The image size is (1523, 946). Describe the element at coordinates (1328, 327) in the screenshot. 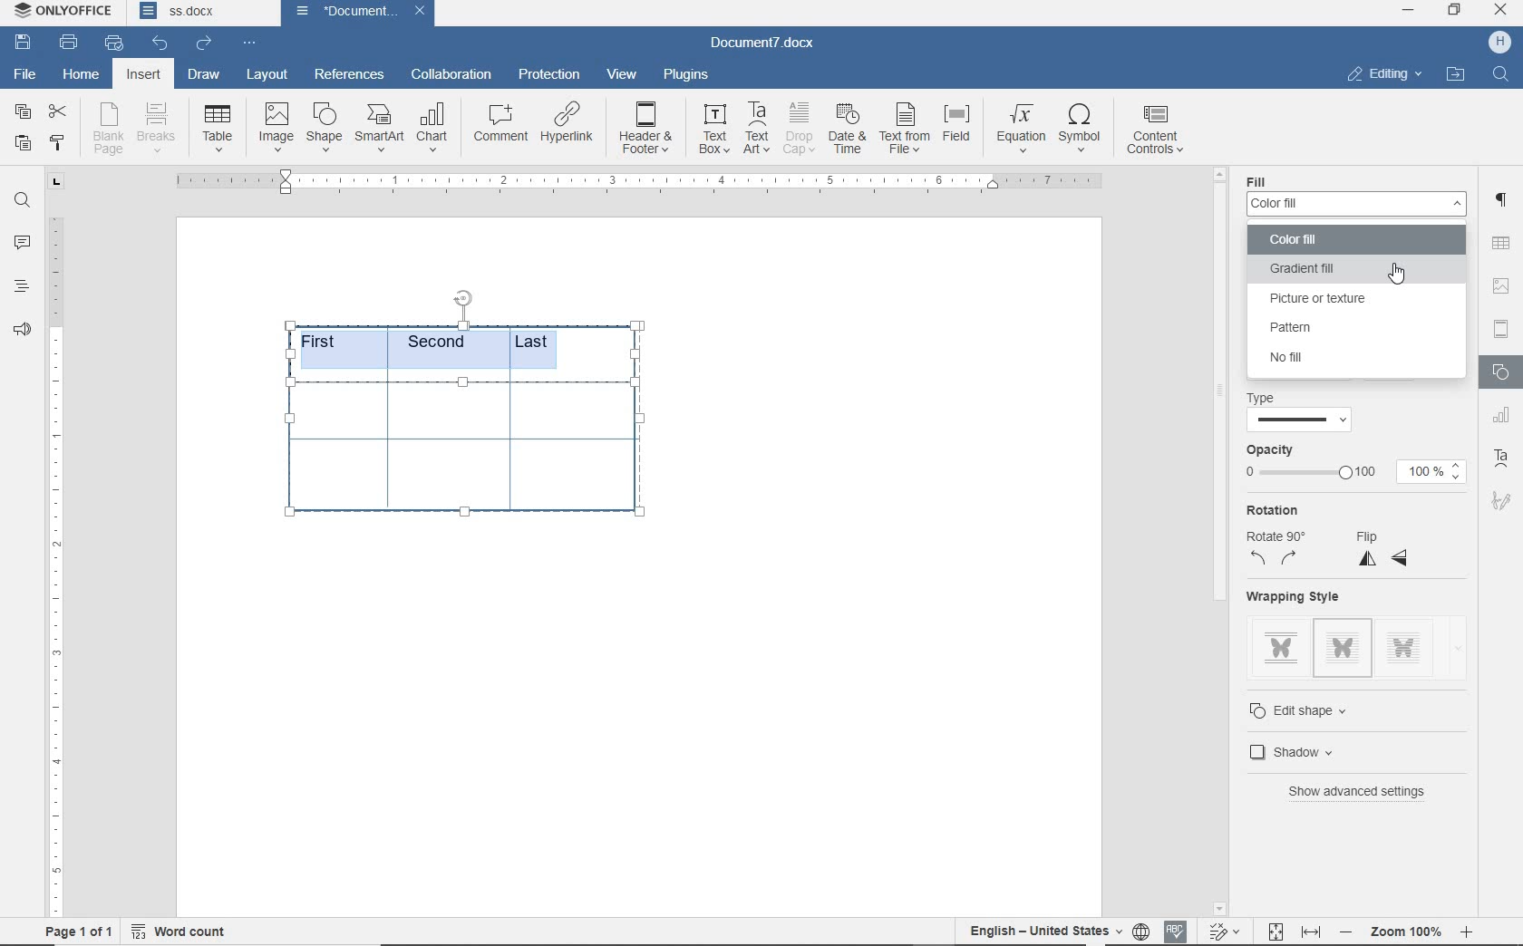

I see `pattern` at that location.